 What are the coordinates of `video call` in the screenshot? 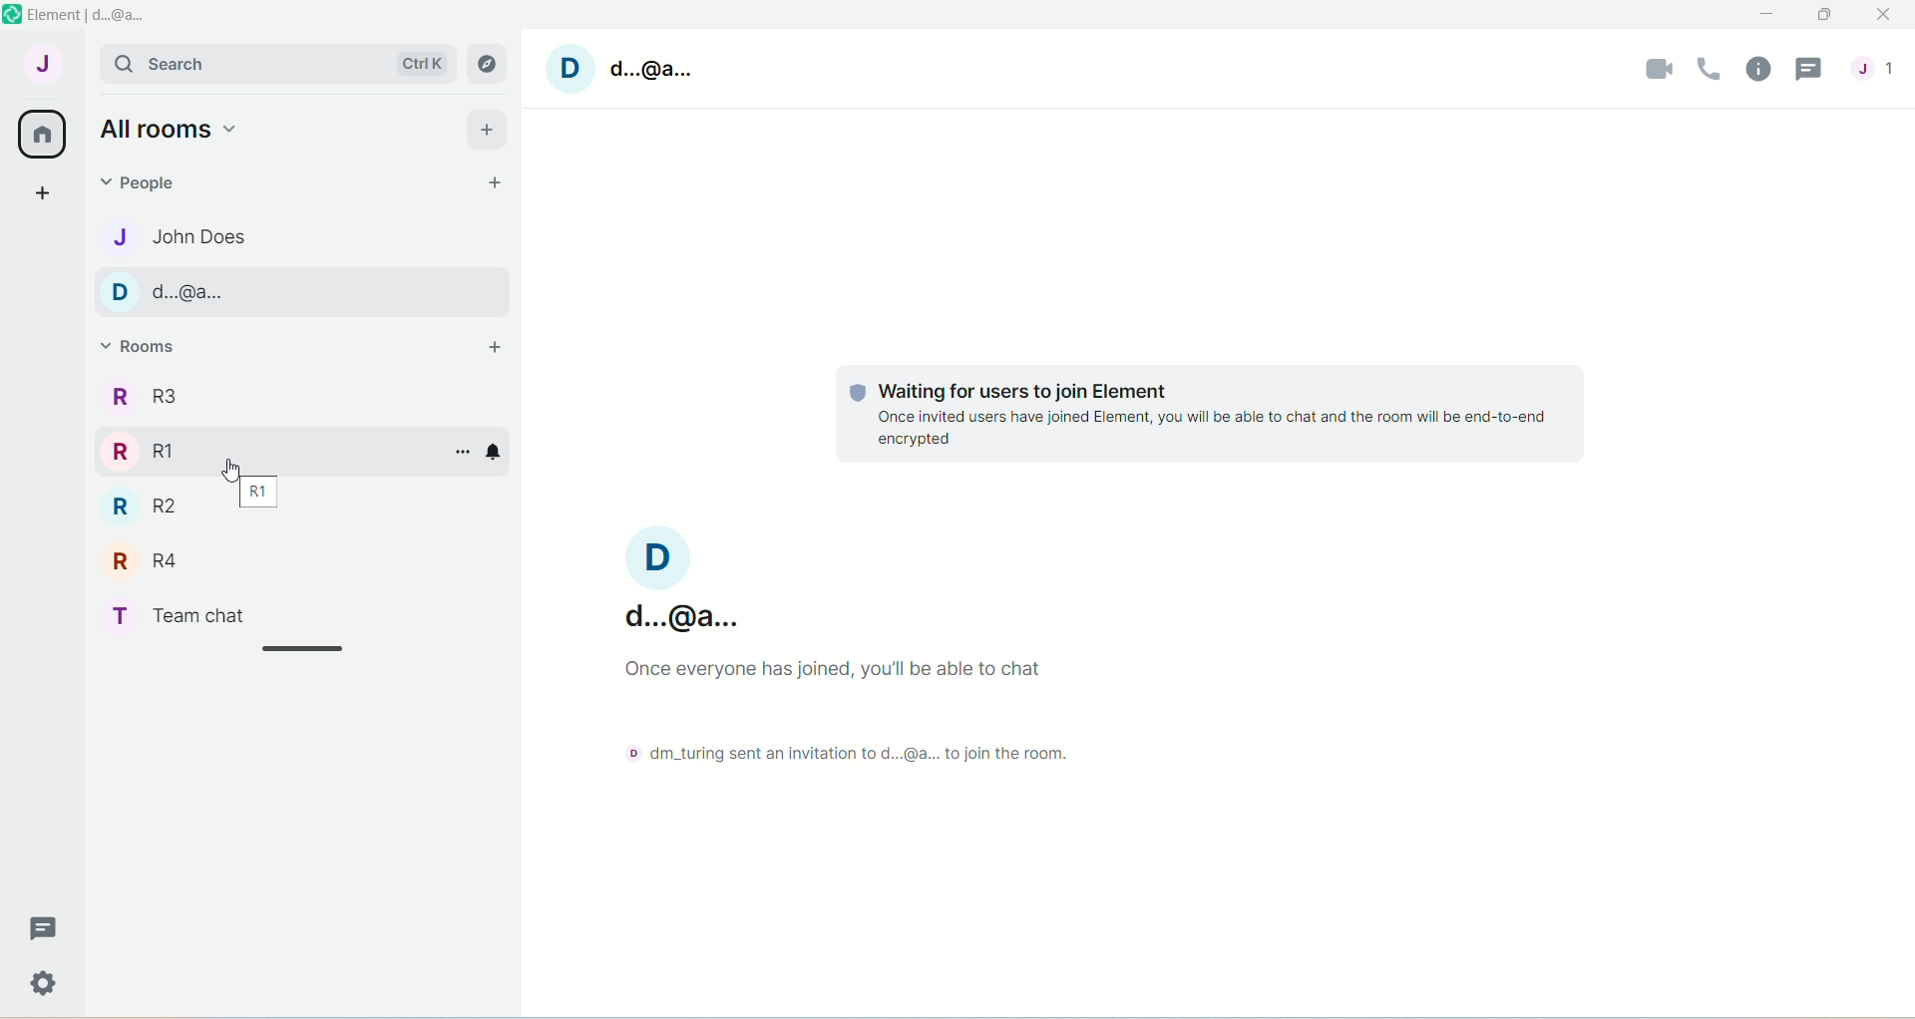 It's located at (1651, 73).